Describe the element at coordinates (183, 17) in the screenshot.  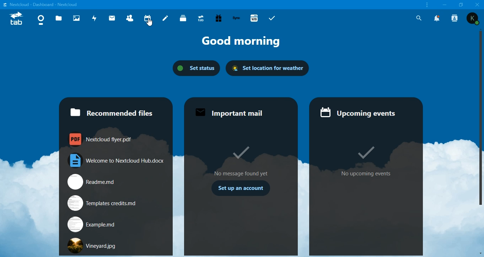
I see `deck` at that location.